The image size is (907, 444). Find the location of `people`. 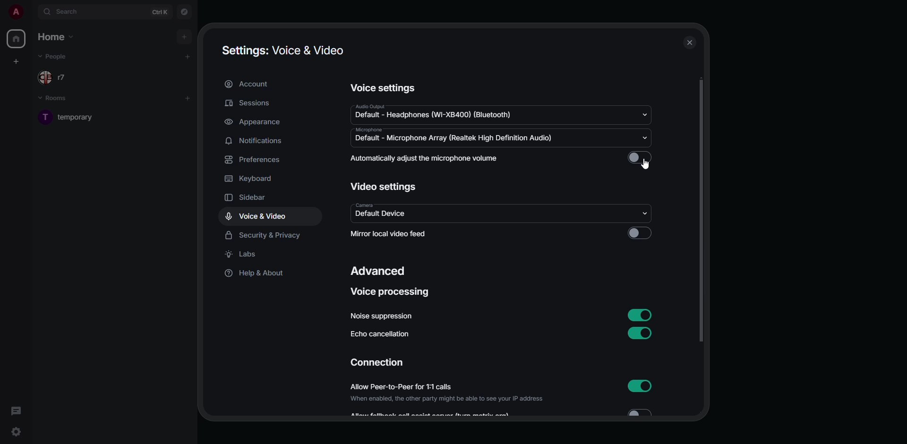

people is located at coordinates (57, 56).